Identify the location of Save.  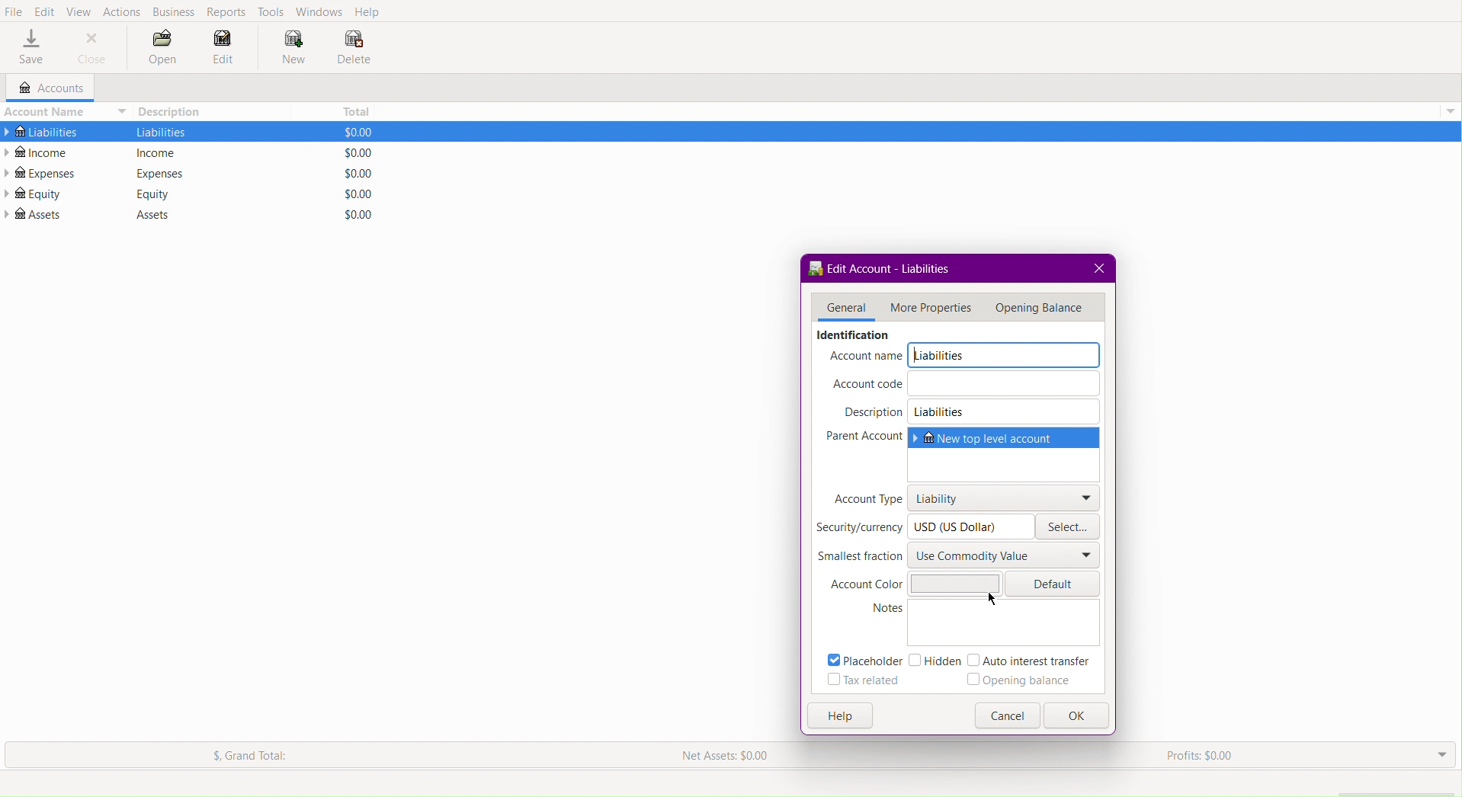
(31, 48).